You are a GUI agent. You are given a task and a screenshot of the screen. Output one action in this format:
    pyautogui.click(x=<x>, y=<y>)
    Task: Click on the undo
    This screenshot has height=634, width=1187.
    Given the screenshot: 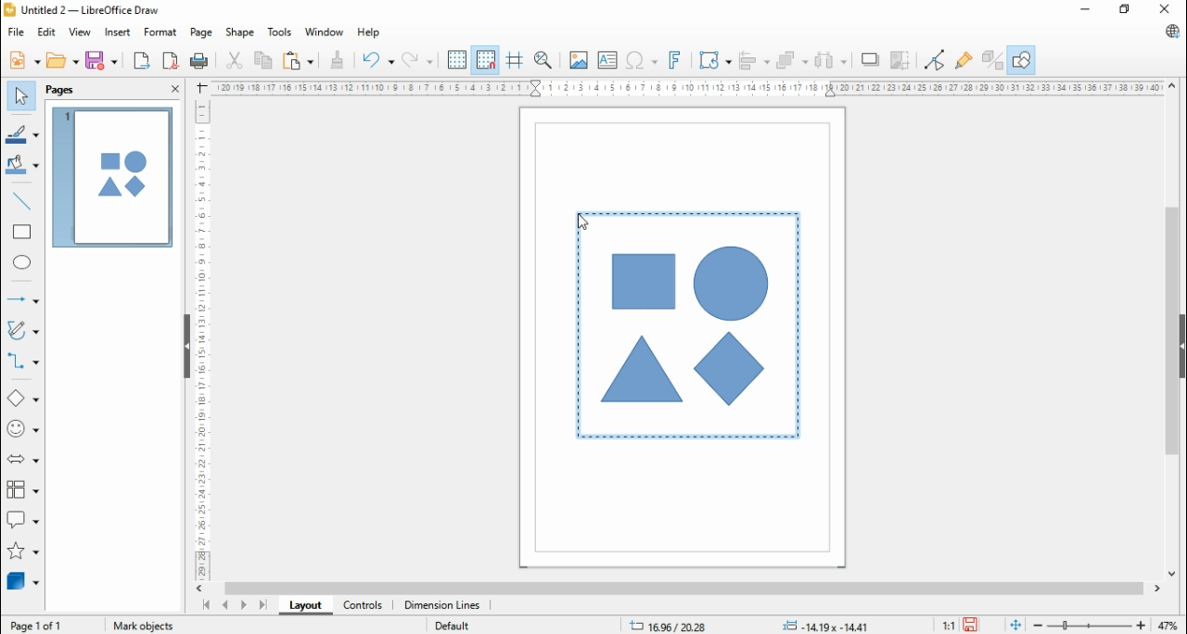 What is the action you would take?
    pyautogui.click(x=378, y=61)
    